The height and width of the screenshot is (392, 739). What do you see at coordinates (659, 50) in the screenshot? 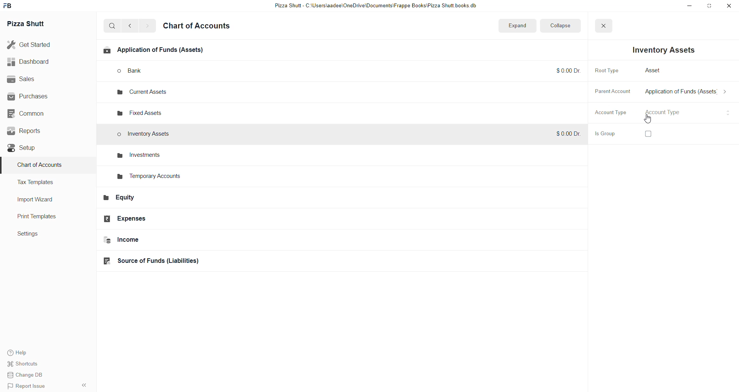
I see `Inventory Assets ` at bounding box center [659, 50].